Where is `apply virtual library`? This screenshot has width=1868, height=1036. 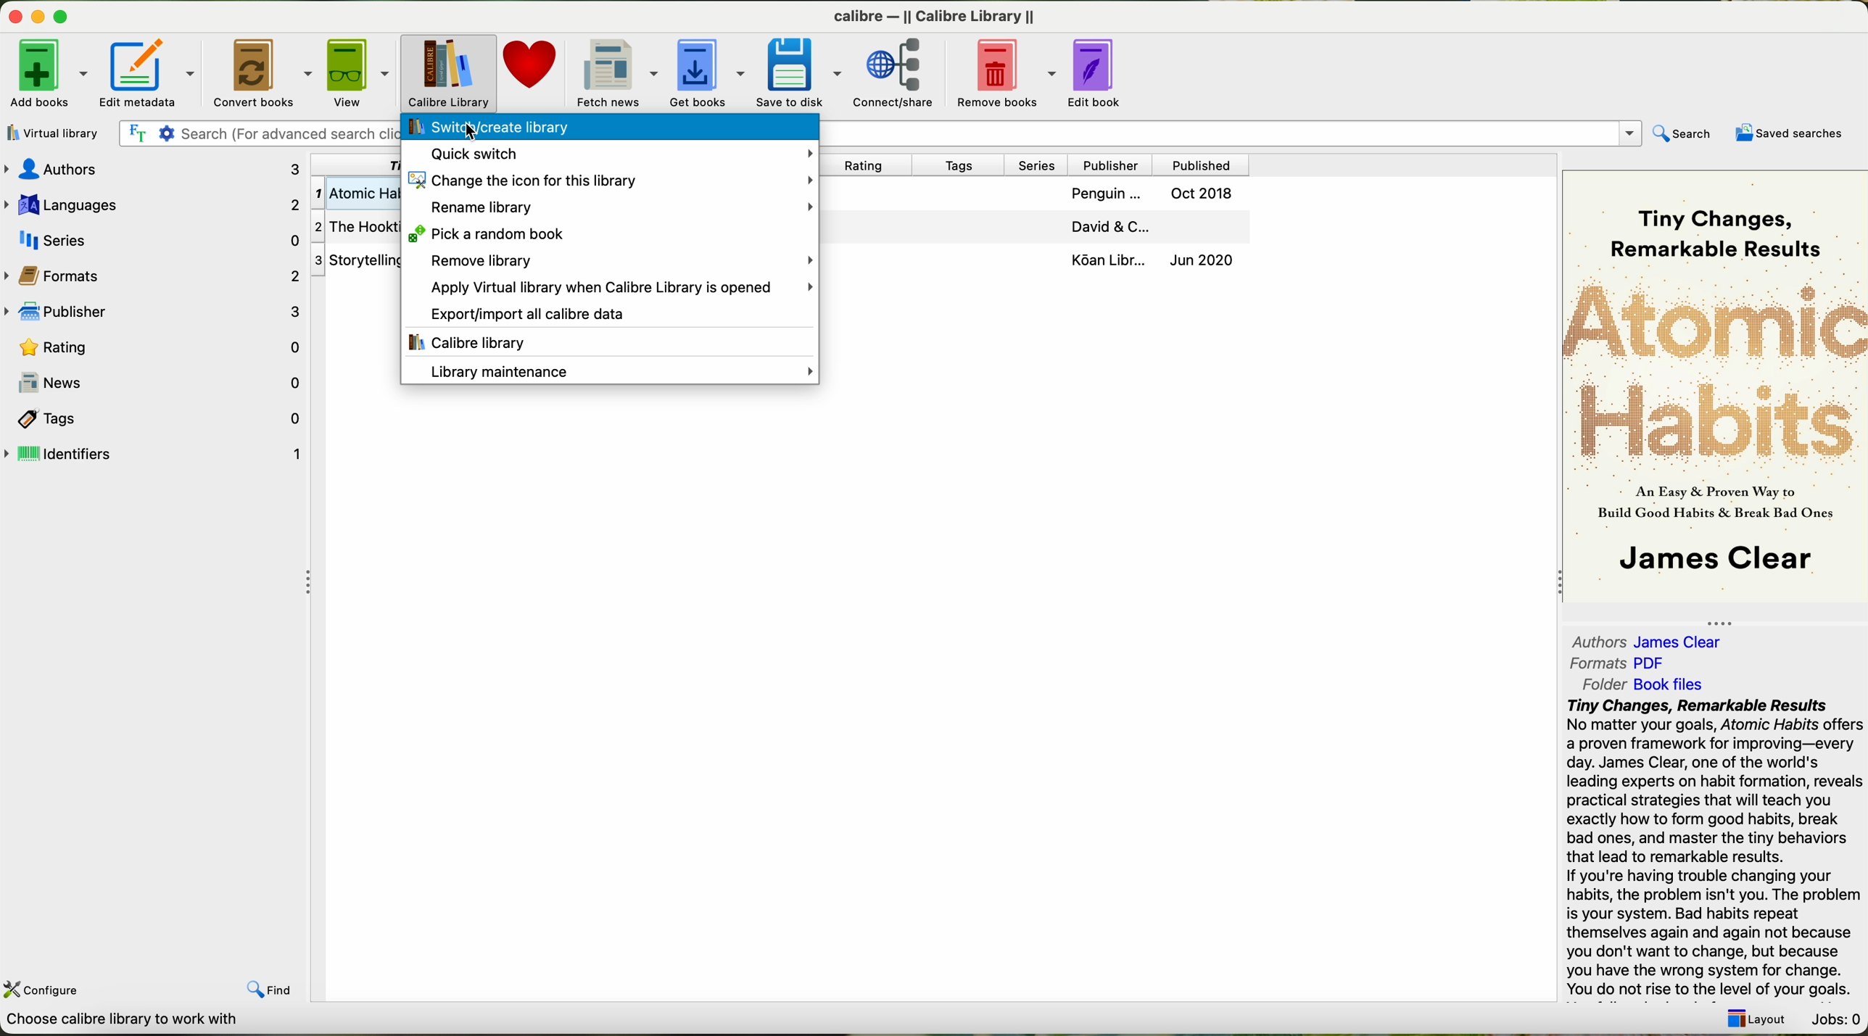 apply virtual library is located at coordinates (611, 288).